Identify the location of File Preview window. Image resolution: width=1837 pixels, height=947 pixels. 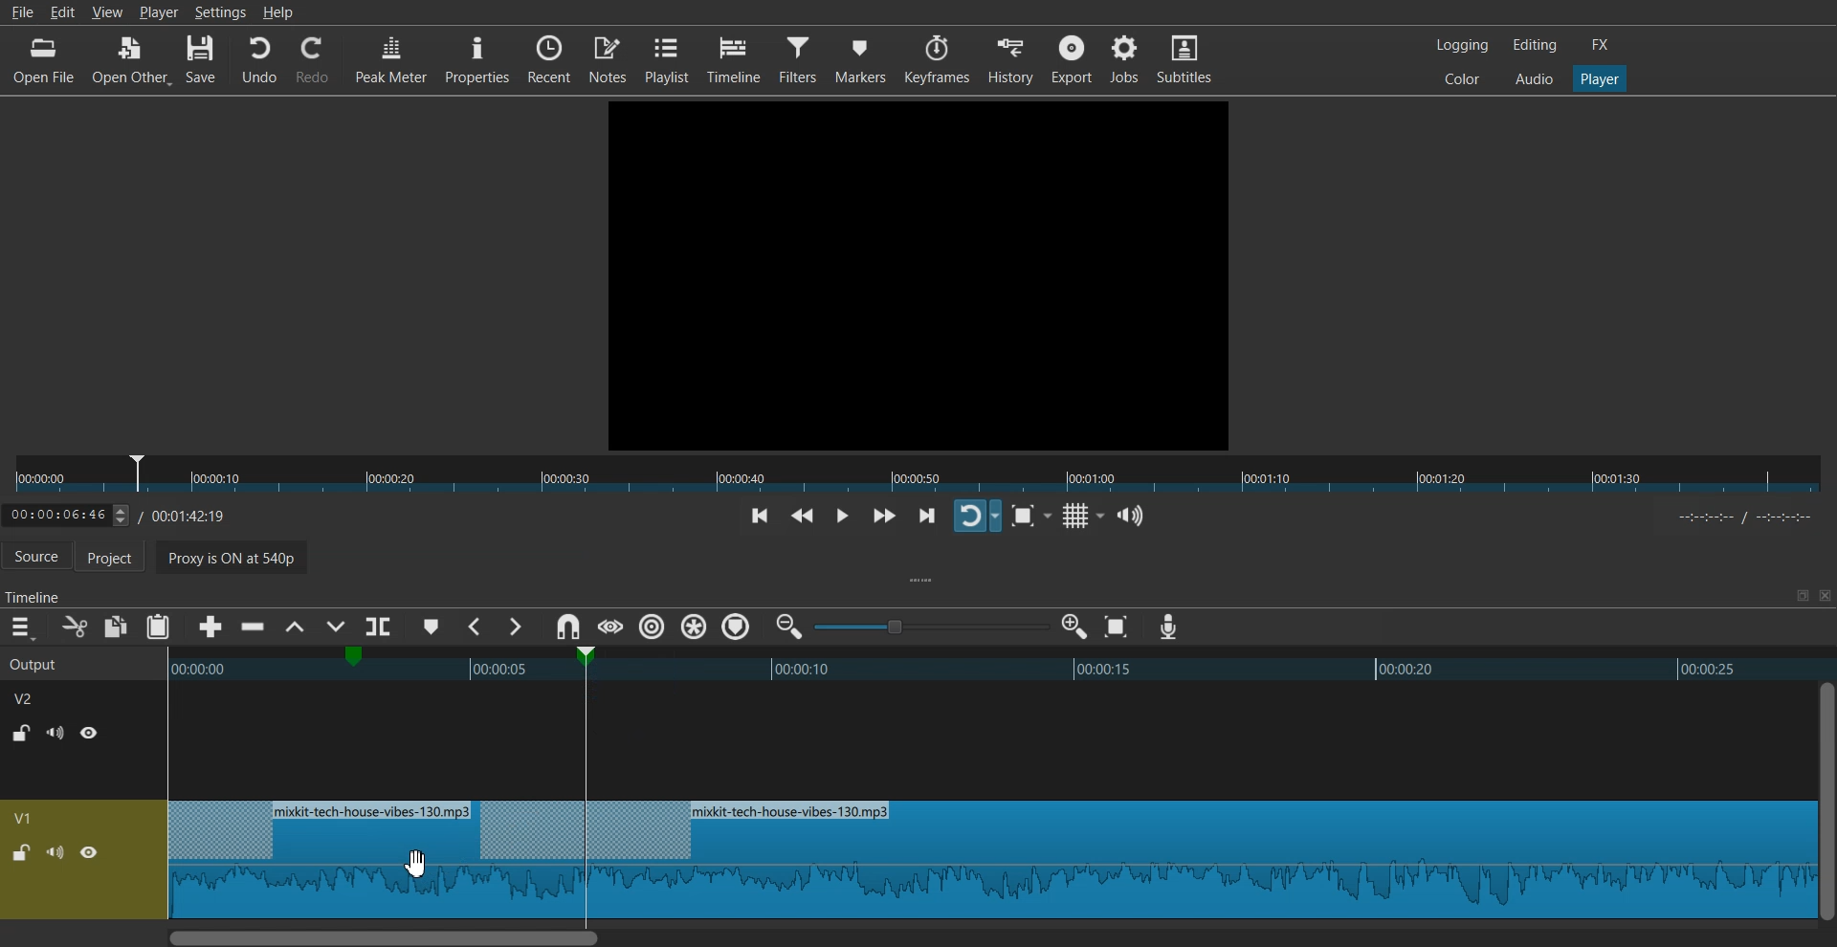
(922, 273).